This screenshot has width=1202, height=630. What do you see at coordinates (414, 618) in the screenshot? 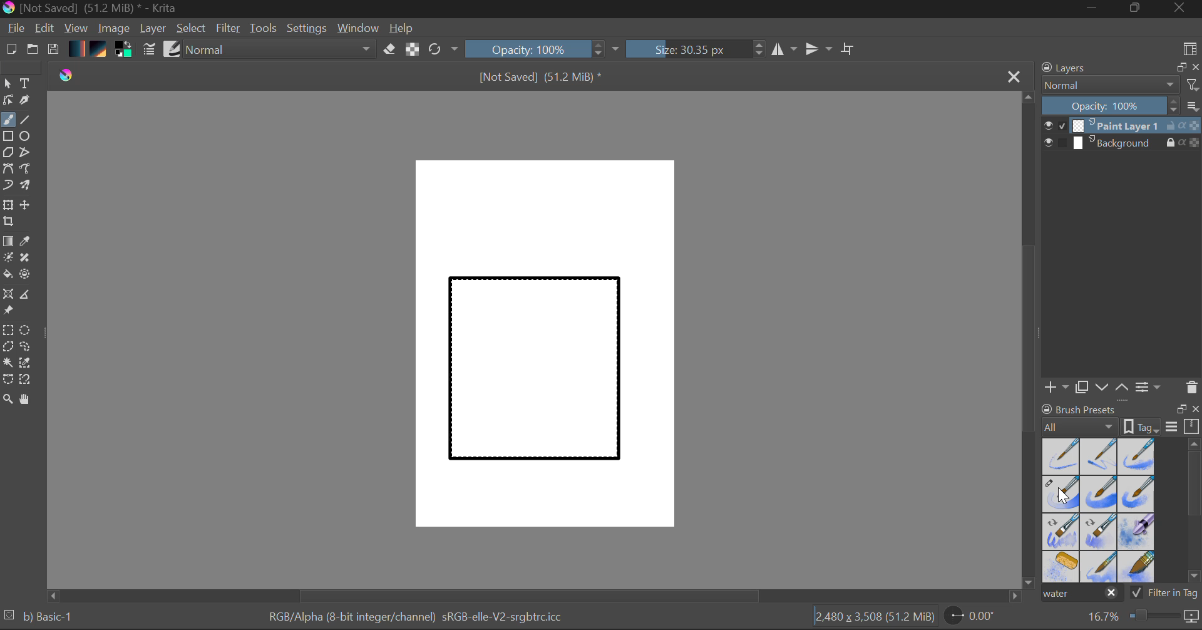
I see `Color Information` at bounding box center [414, 618].